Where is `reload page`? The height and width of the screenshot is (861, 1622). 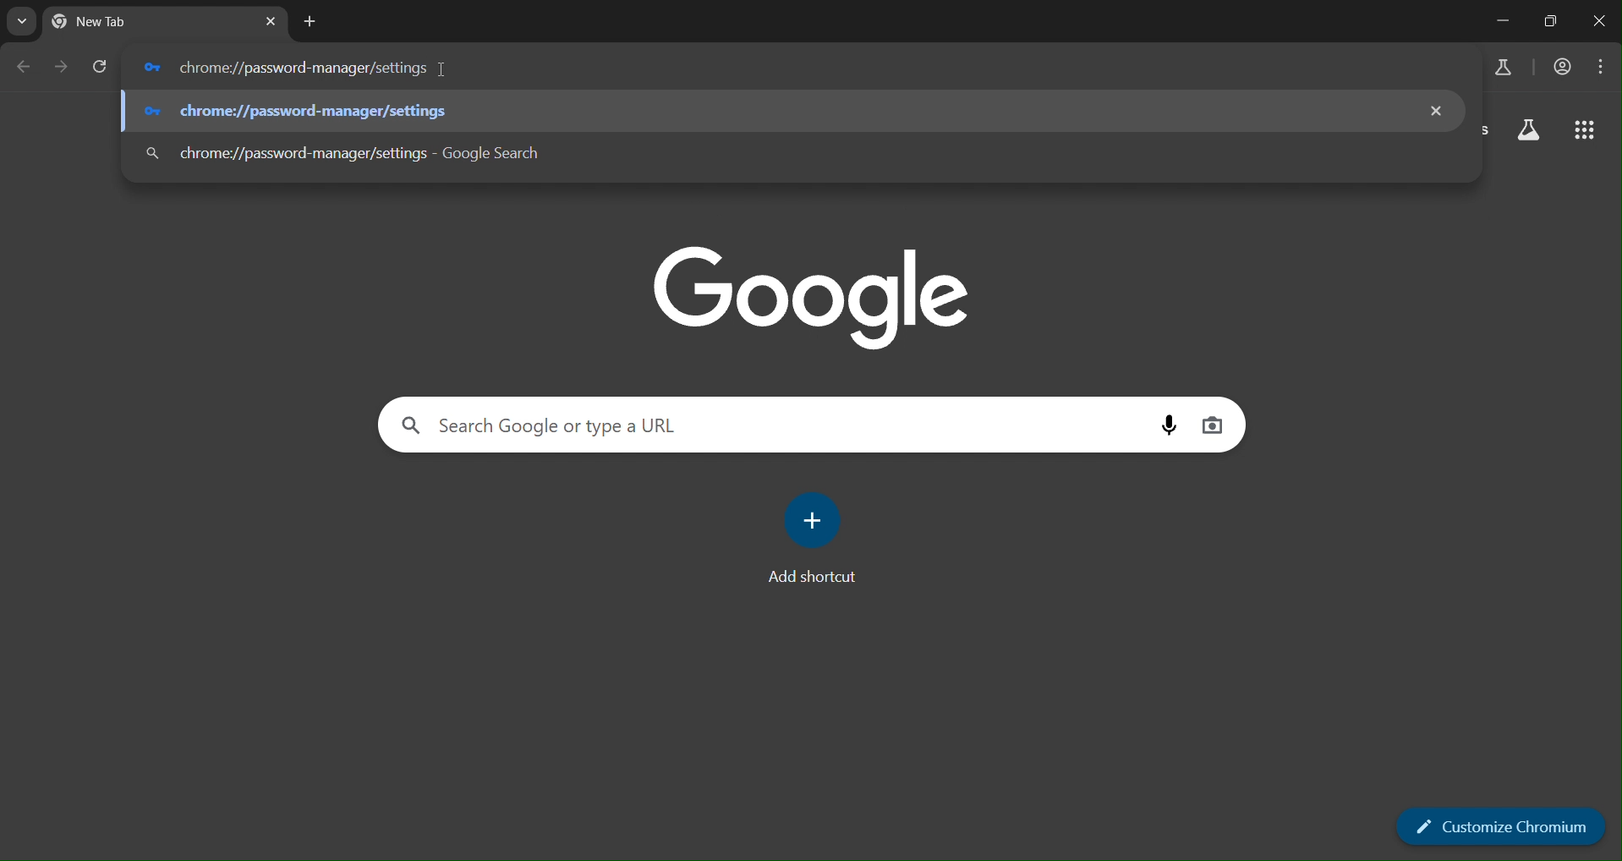
reload page is located at coordinates (102, 65).